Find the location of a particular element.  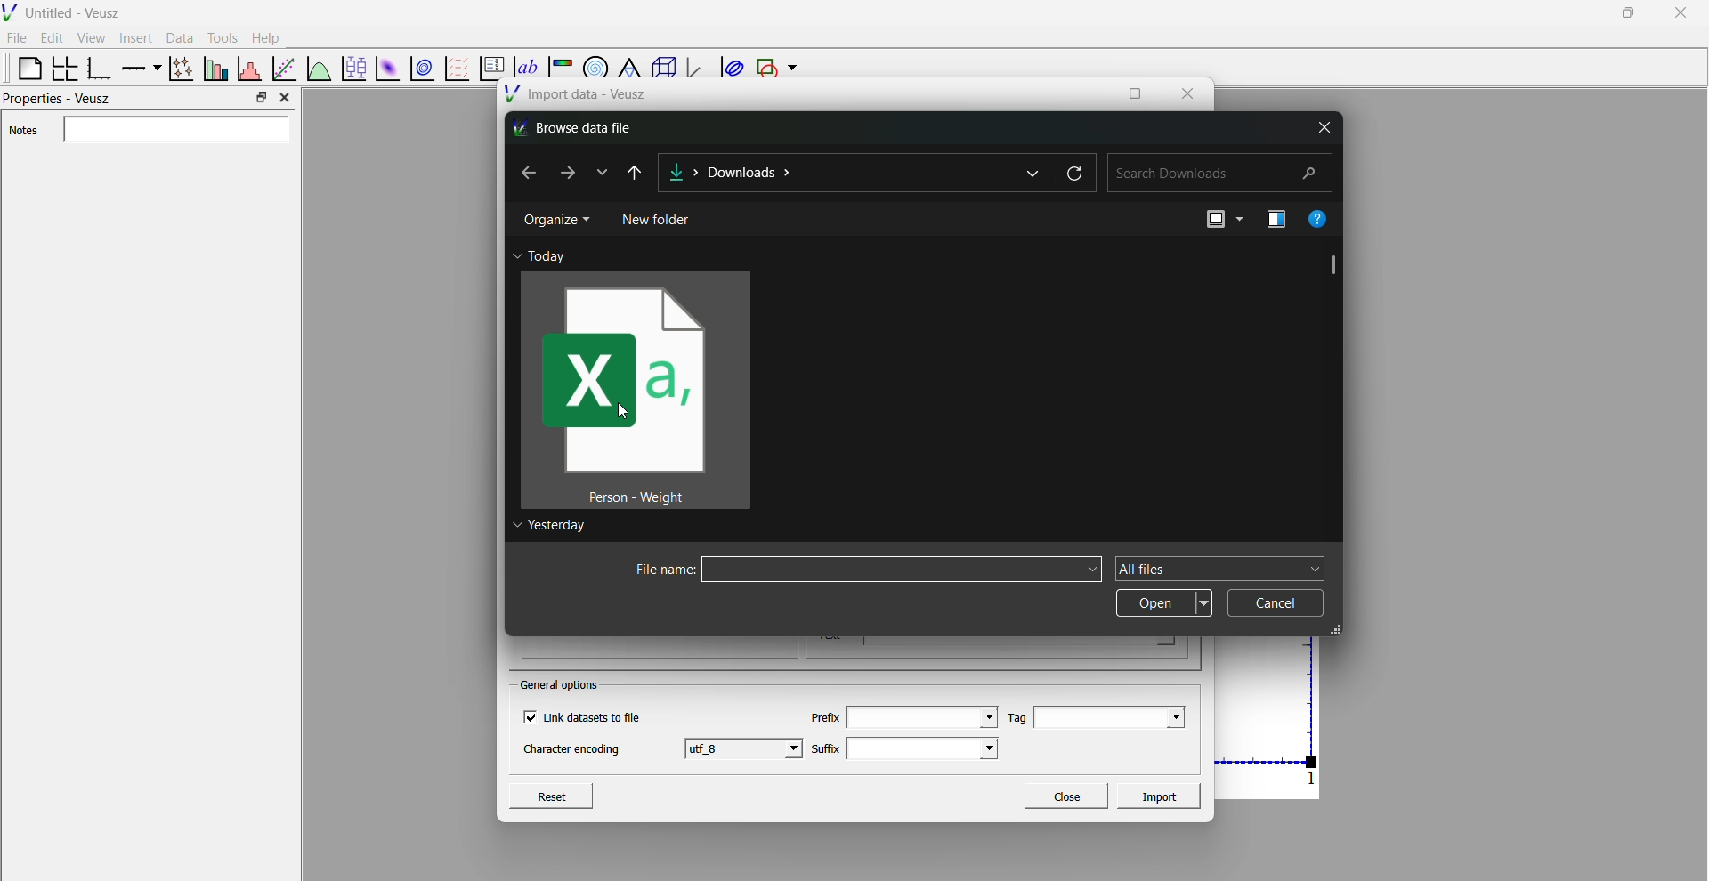

Import Data - Veusz is located at coordinates (579, 96).